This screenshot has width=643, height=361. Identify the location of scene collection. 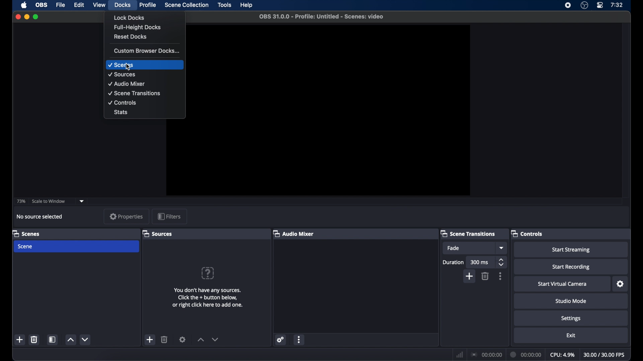
(187, 5).